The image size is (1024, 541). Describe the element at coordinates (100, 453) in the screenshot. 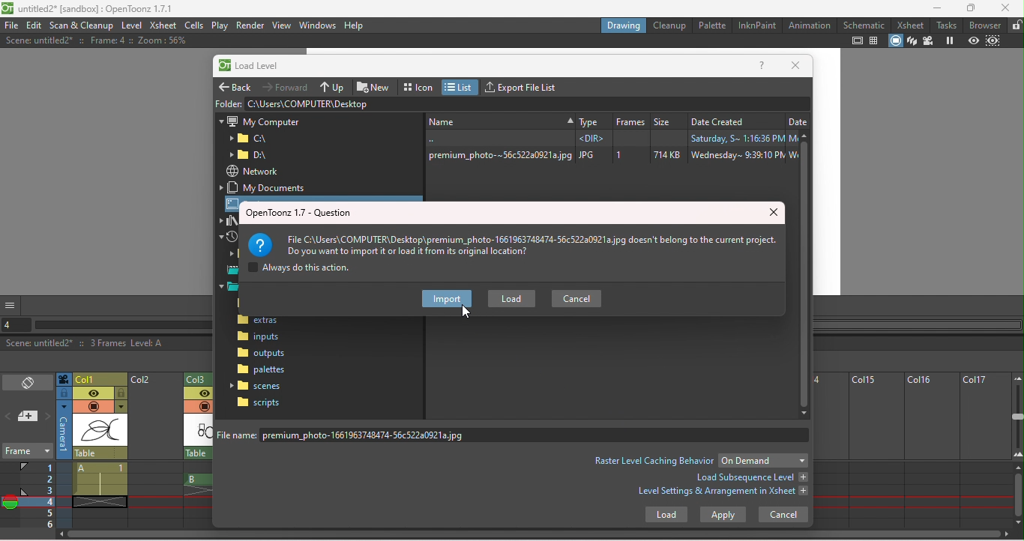

I see `click to select the parent object` at that location.